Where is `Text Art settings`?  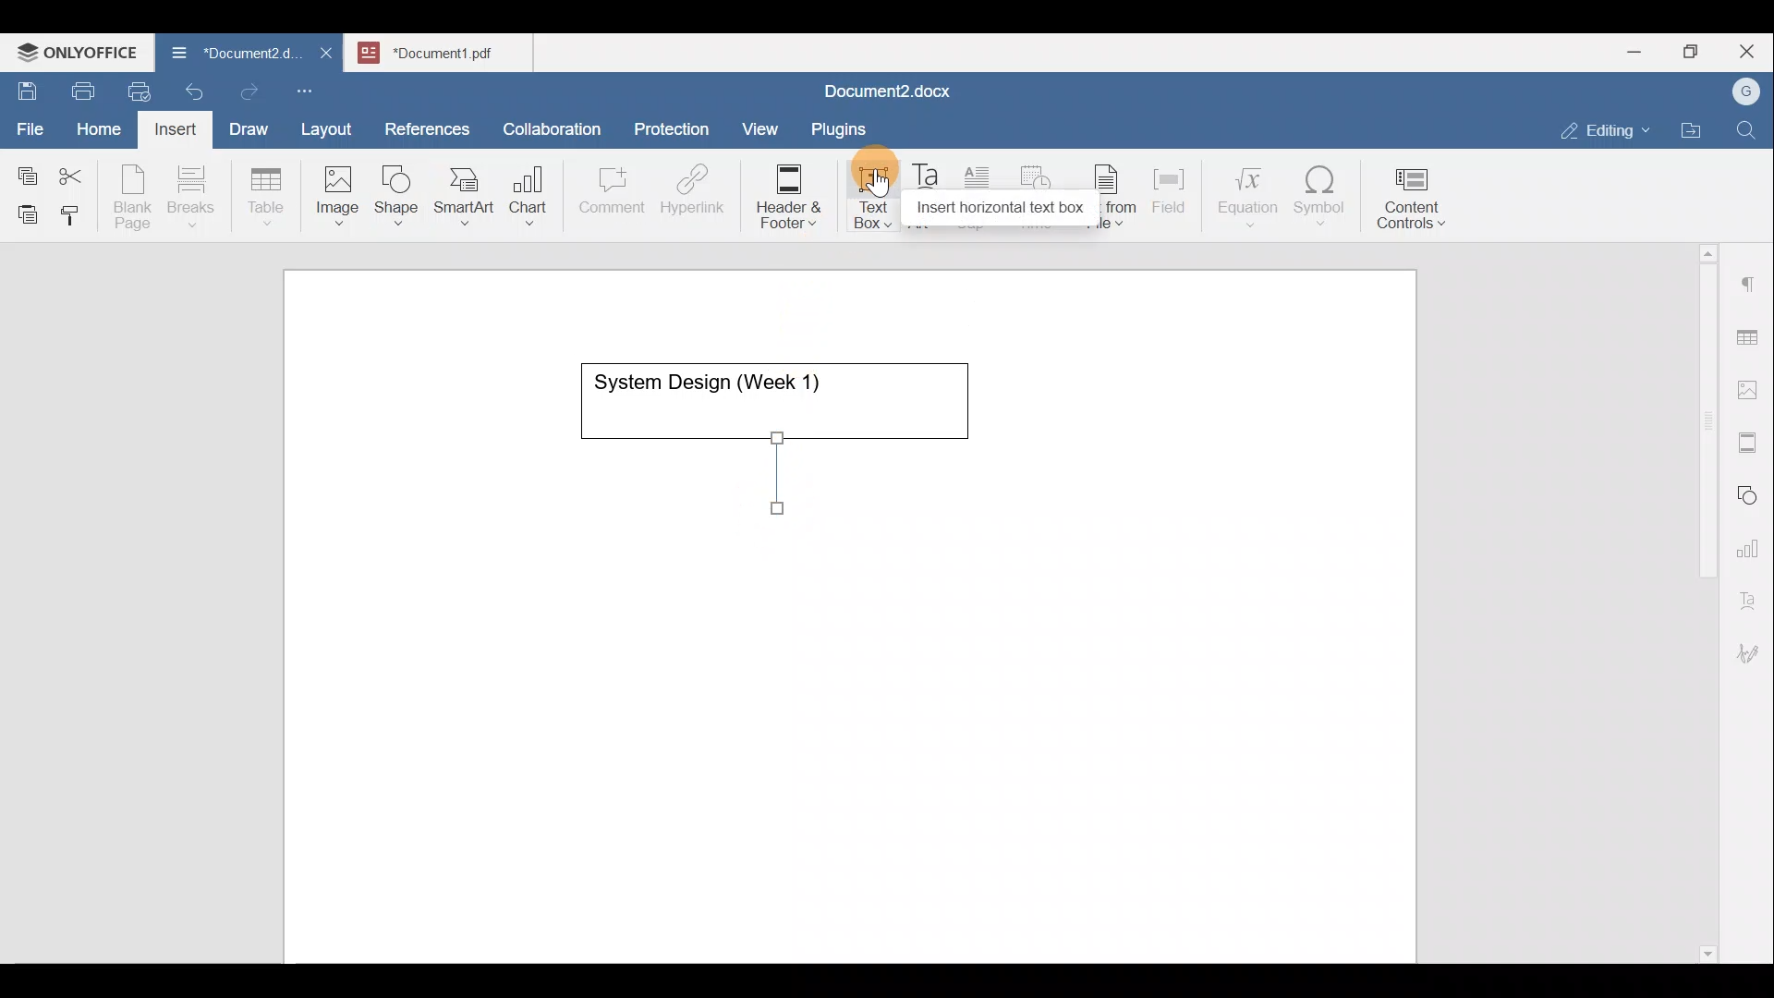 Text Art settings is located at coordinates (1750, 593).